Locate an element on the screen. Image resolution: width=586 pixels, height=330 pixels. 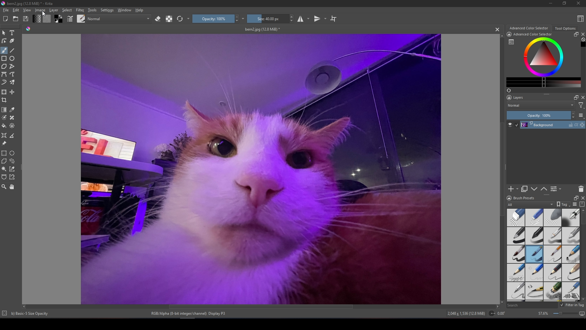
Docket close is located at coordinates (582, 97).